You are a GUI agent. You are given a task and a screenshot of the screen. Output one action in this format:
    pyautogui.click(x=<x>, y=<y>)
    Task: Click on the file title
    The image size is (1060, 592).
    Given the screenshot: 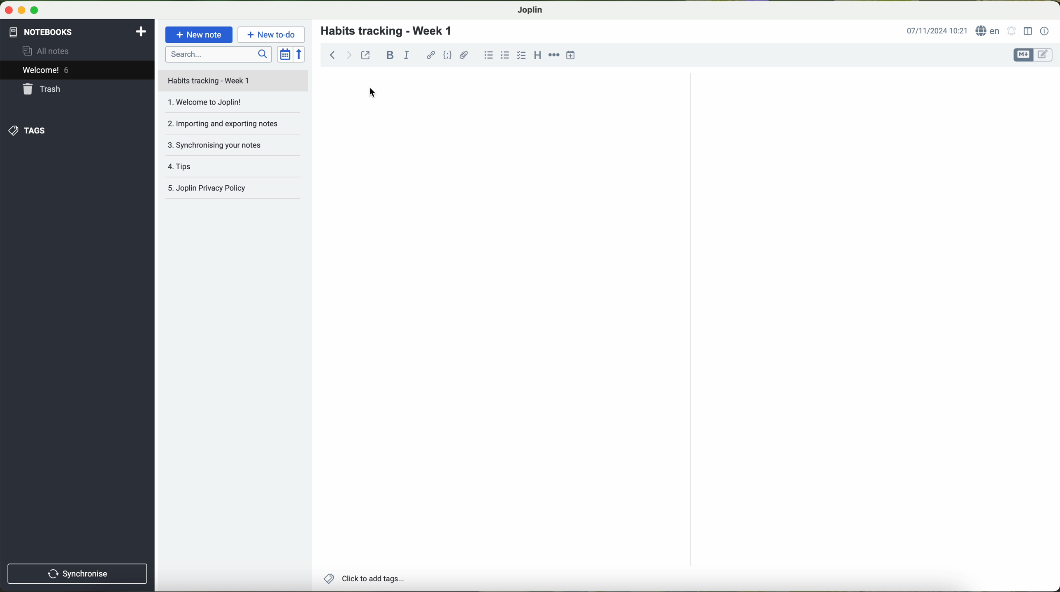 What is the action you would take?
    pyautogui.click(x=233, y=81)
    